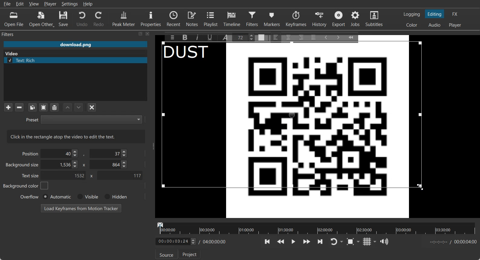 The height and width of the screenshot is (260, 480). What do you see at coordinates (8, 107) in the screenshot?
I see `Add a filter` at bounding box center [8, 107].